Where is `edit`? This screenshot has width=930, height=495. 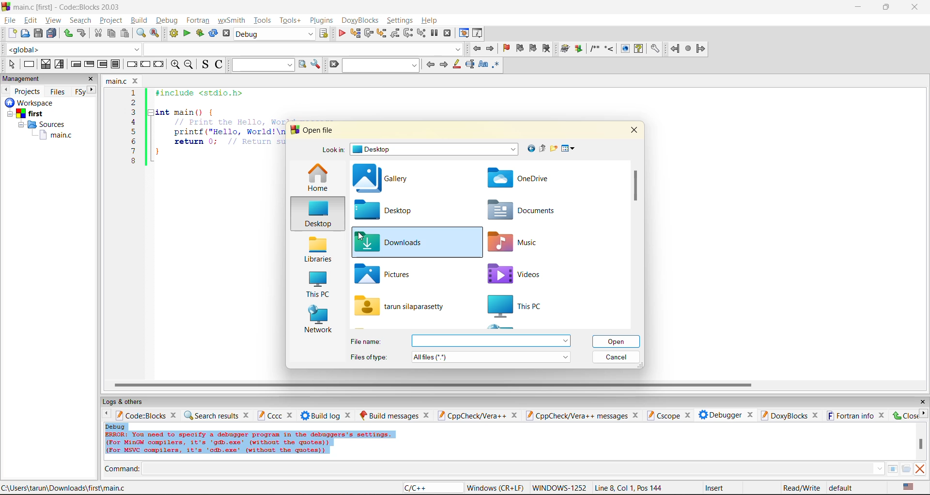 edit is located at coordinates (32, 20).